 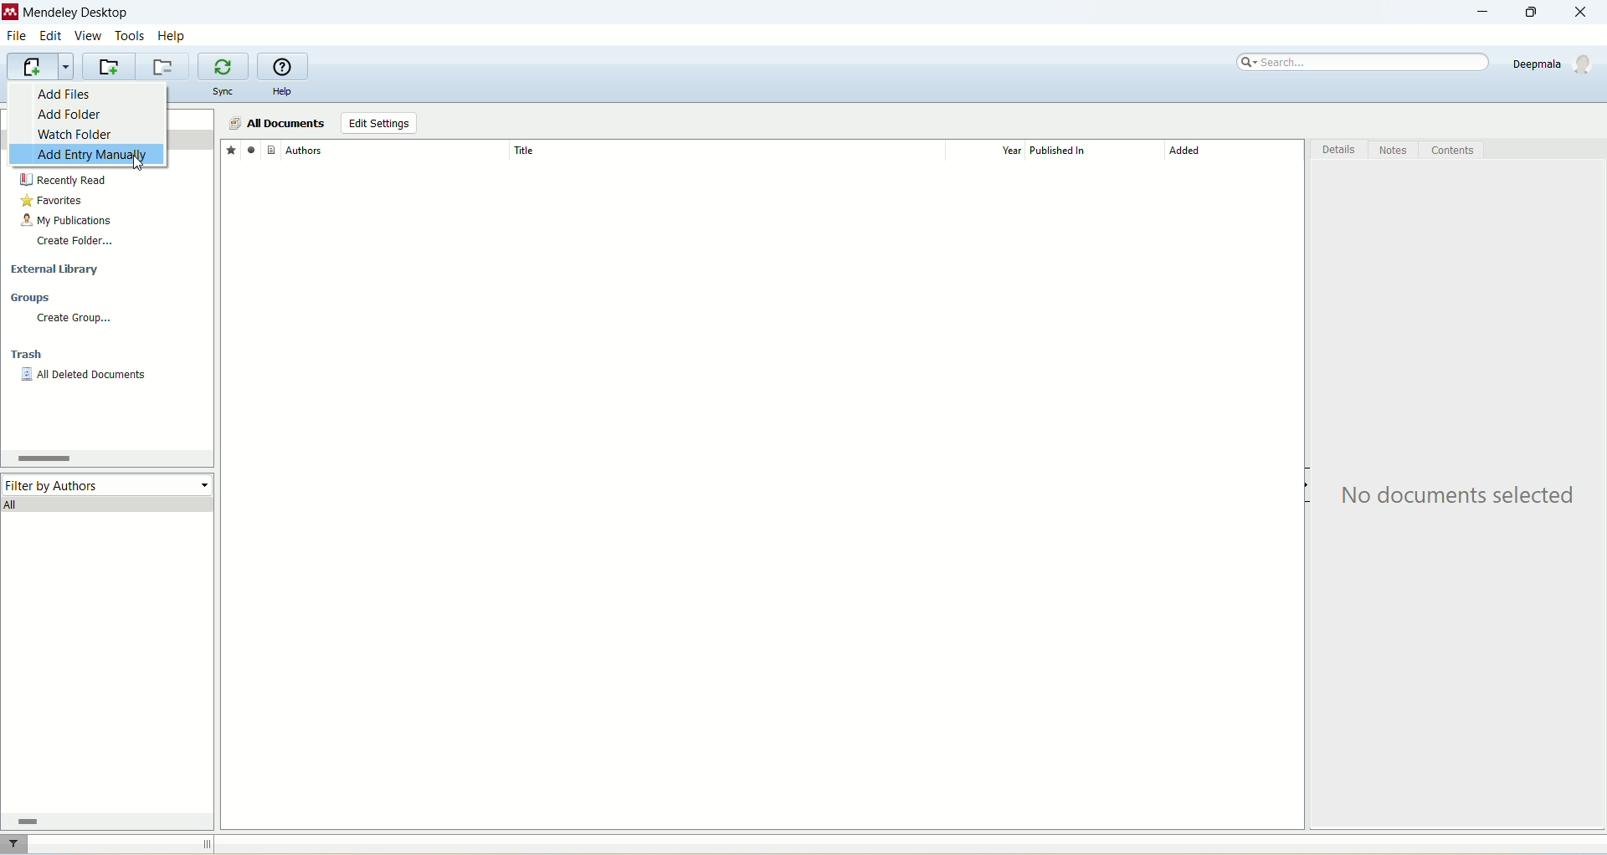 I want to click on document, so click(x=271, y=149).